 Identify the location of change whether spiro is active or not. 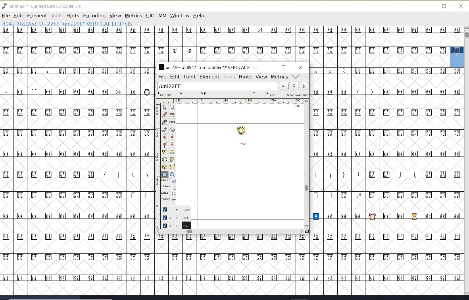
(172, 130).